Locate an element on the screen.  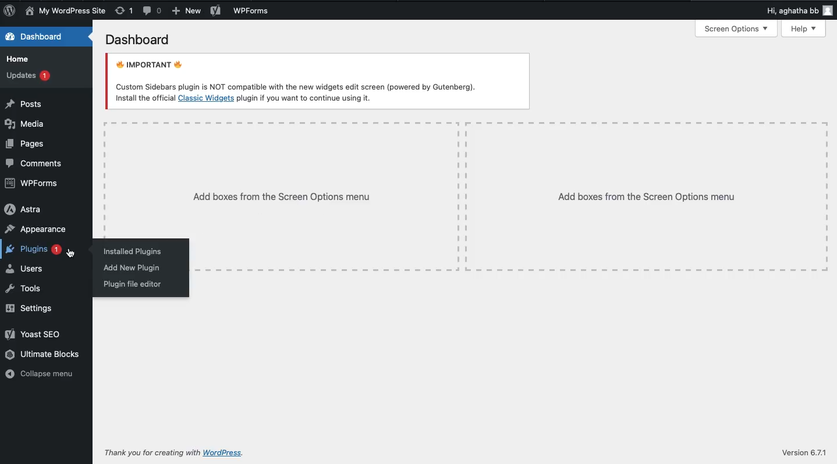
Settings is located at coordinates (31, 309).